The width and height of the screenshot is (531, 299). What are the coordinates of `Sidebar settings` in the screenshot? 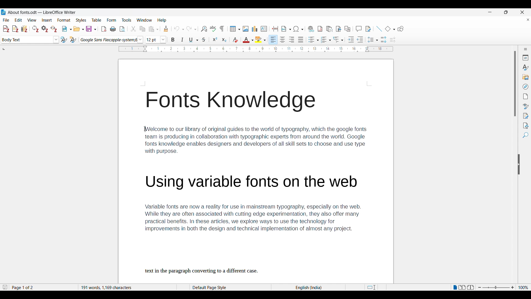 It's located at (525, 49).